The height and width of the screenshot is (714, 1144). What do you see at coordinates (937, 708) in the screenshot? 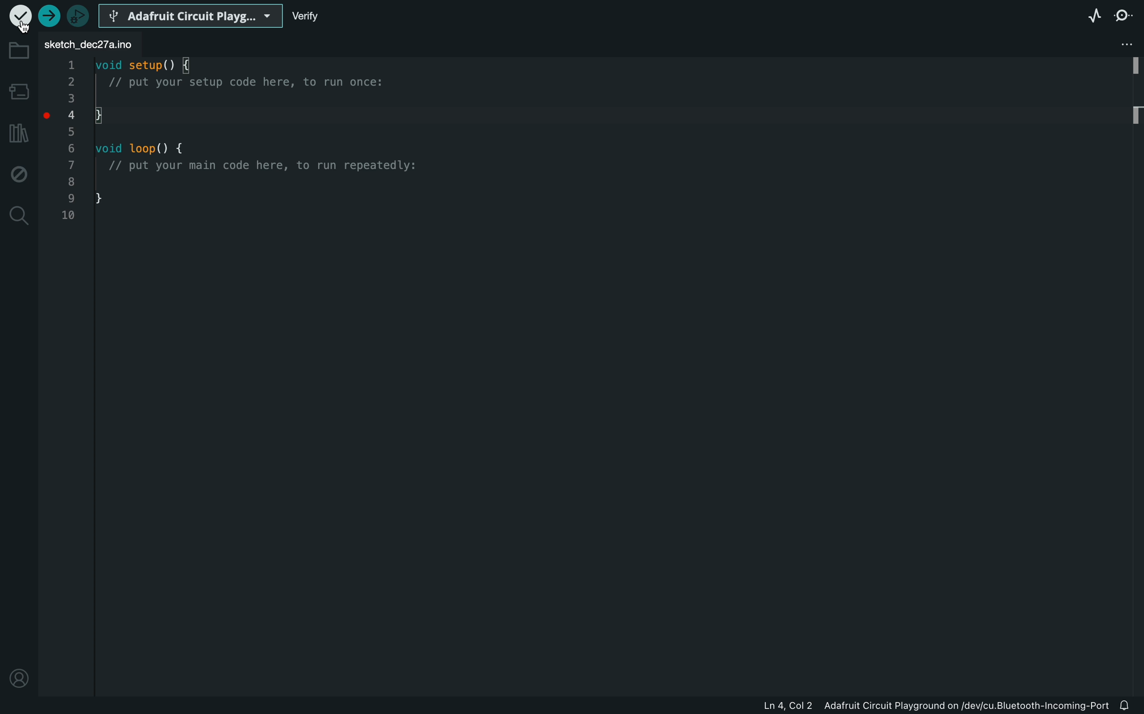
I see `file information` at bounding box center [937, 708].